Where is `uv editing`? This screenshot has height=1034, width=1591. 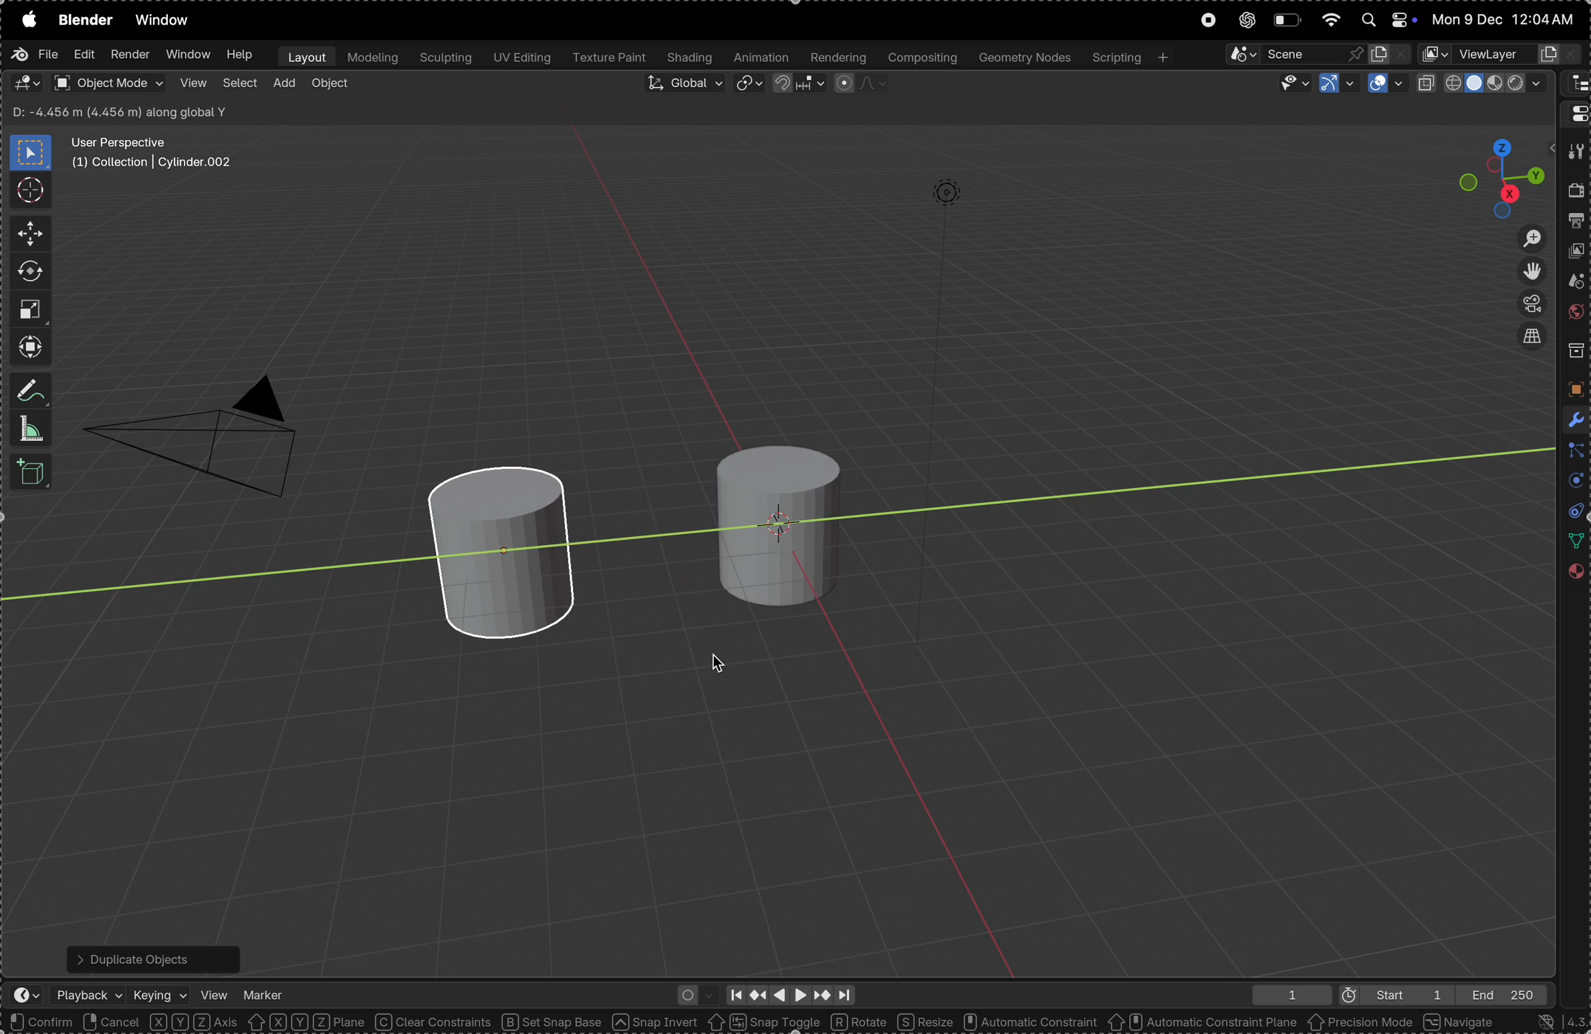
uv editing is located at coordinates (520, 59).